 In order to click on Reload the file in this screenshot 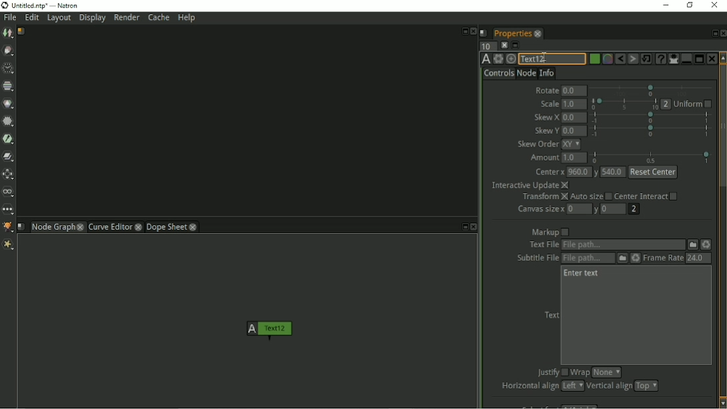, I will do `click(707, 244)`.